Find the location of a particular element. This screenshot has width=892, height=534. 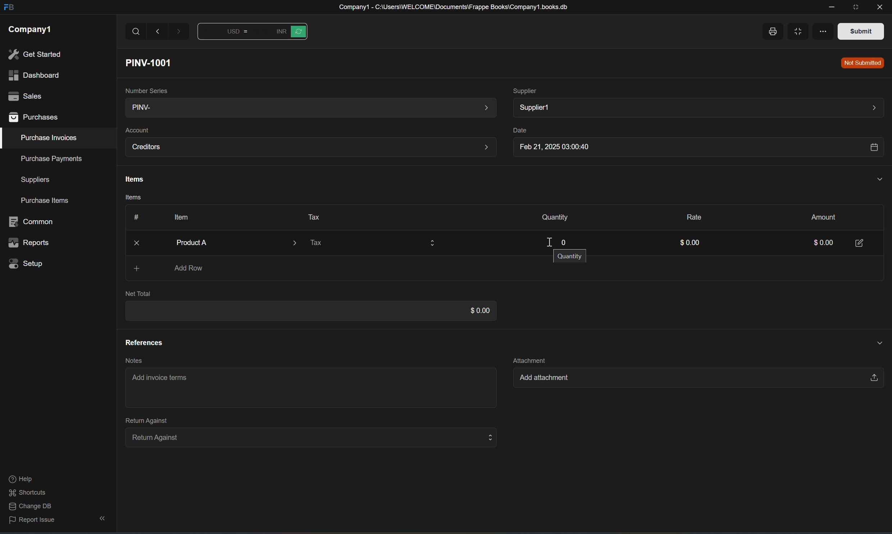

company1 is located at coordinates (30, 29).